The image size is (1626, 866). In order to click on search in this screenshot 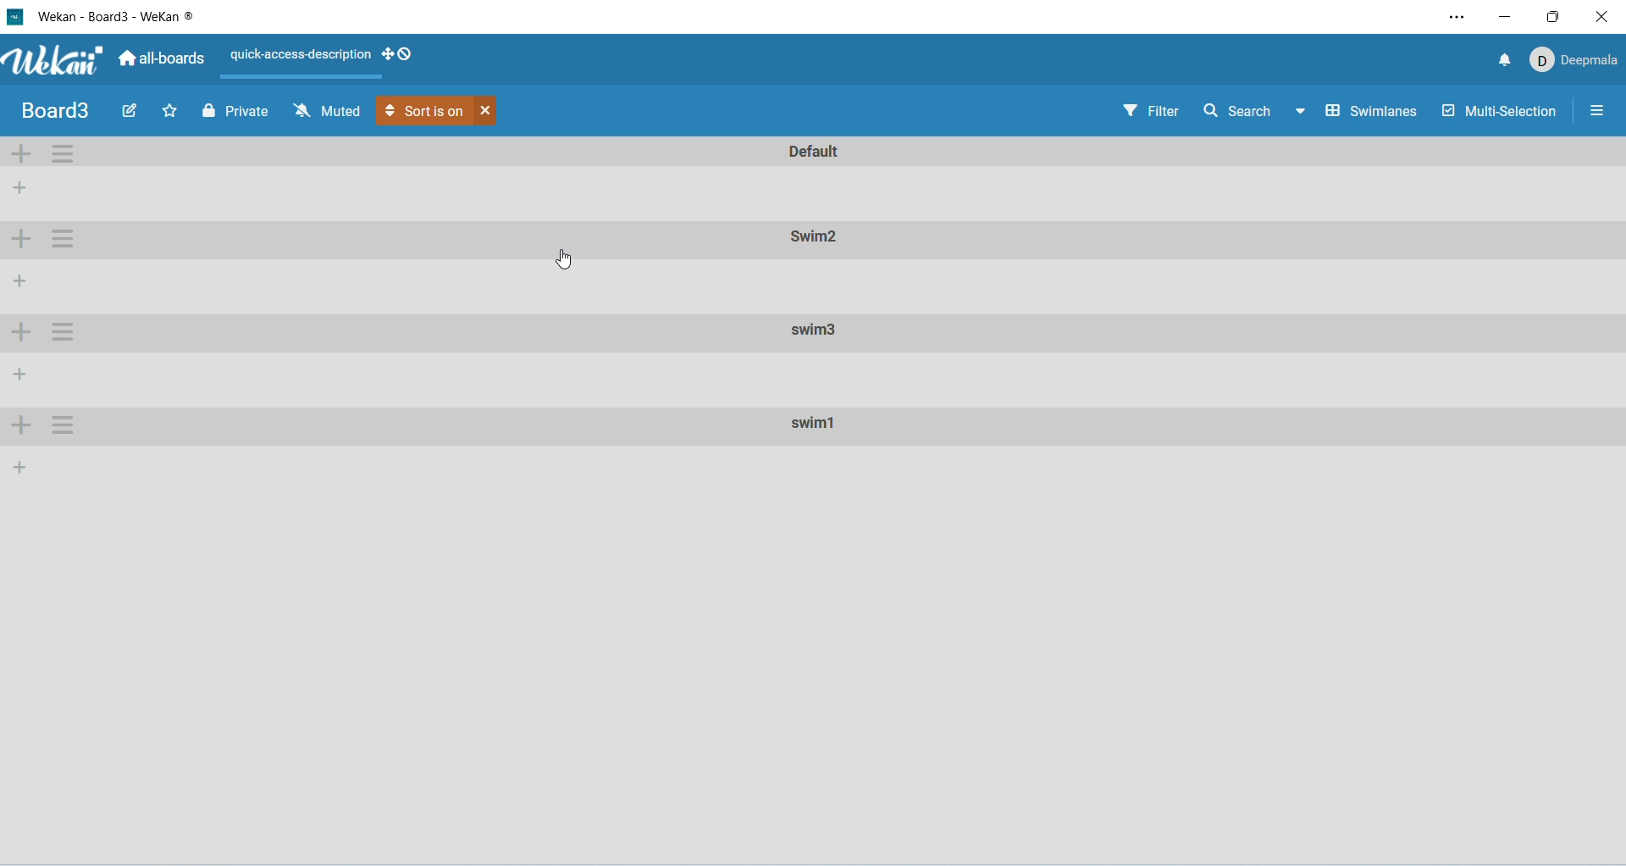, I will do `click(1256, 111)`.